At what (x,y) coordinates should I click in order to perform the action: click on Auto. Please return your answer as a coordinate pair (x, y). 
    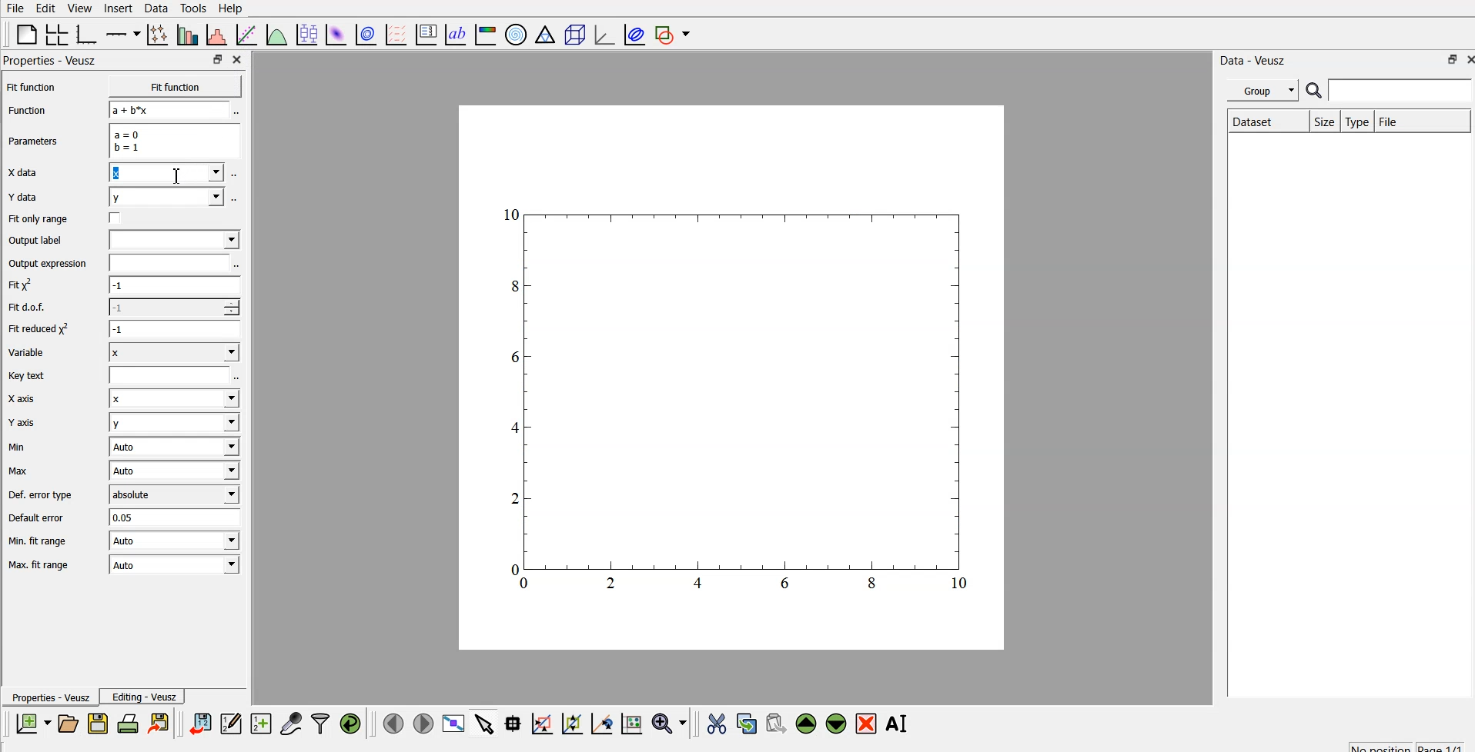
    Looking at the image, I should click on (175, 565).